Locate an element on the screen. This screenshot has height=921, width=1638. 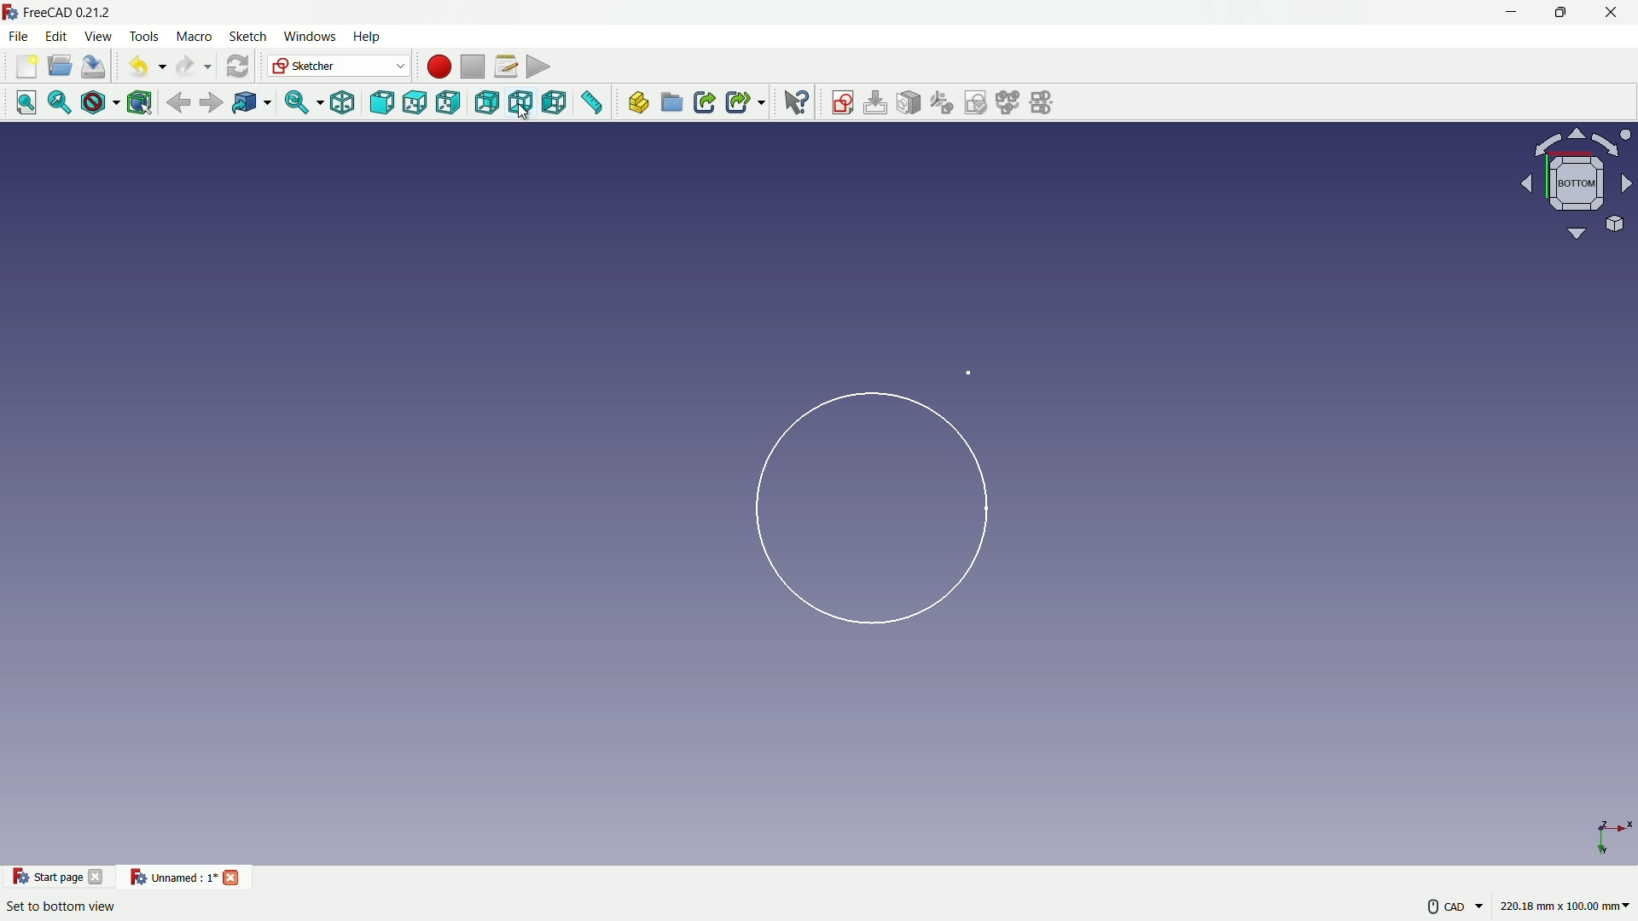
edit menu is located at coordinates (57, 38).